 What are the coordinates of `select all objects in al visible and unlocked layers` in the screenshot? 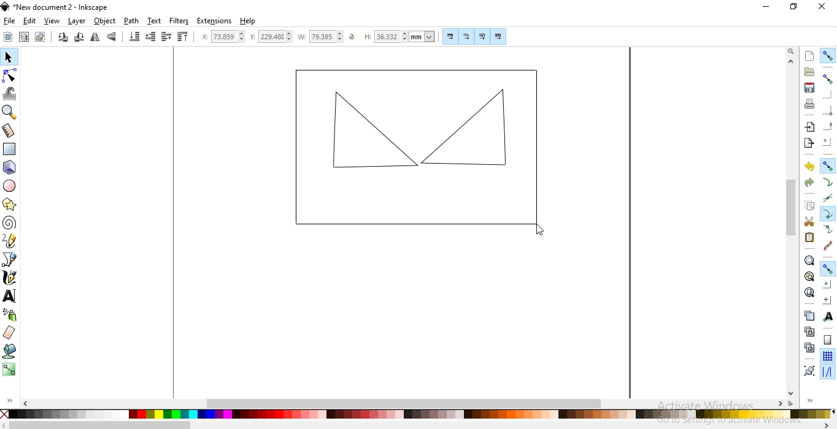 It's located at (23, 38).